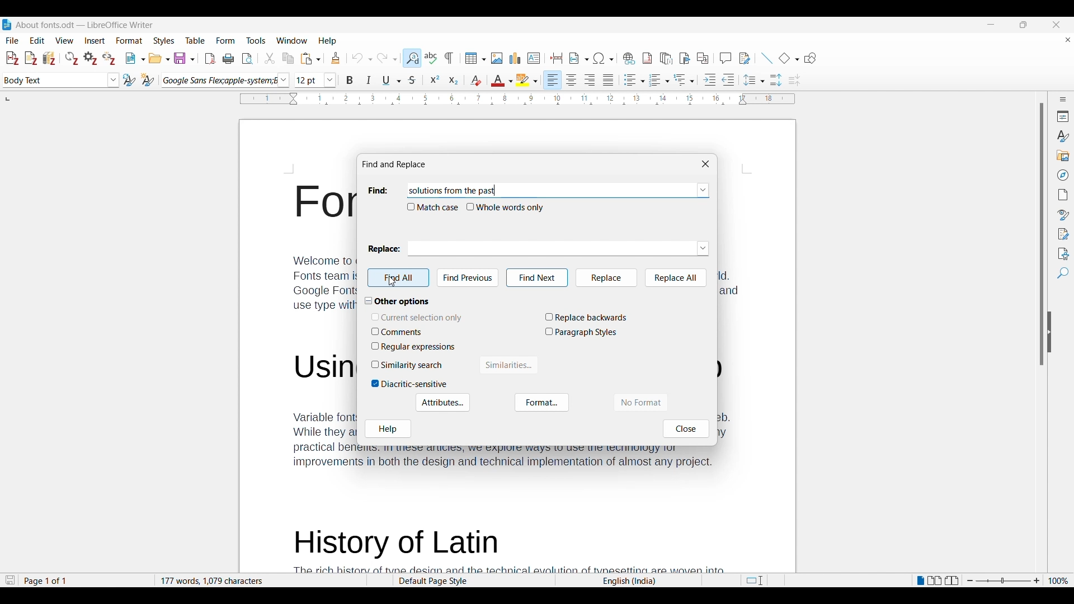 This screenshot has height=604, width=1074. Describe the element at coordinates (309, 81) in the screenshot. I see `Type in text size` at that location.